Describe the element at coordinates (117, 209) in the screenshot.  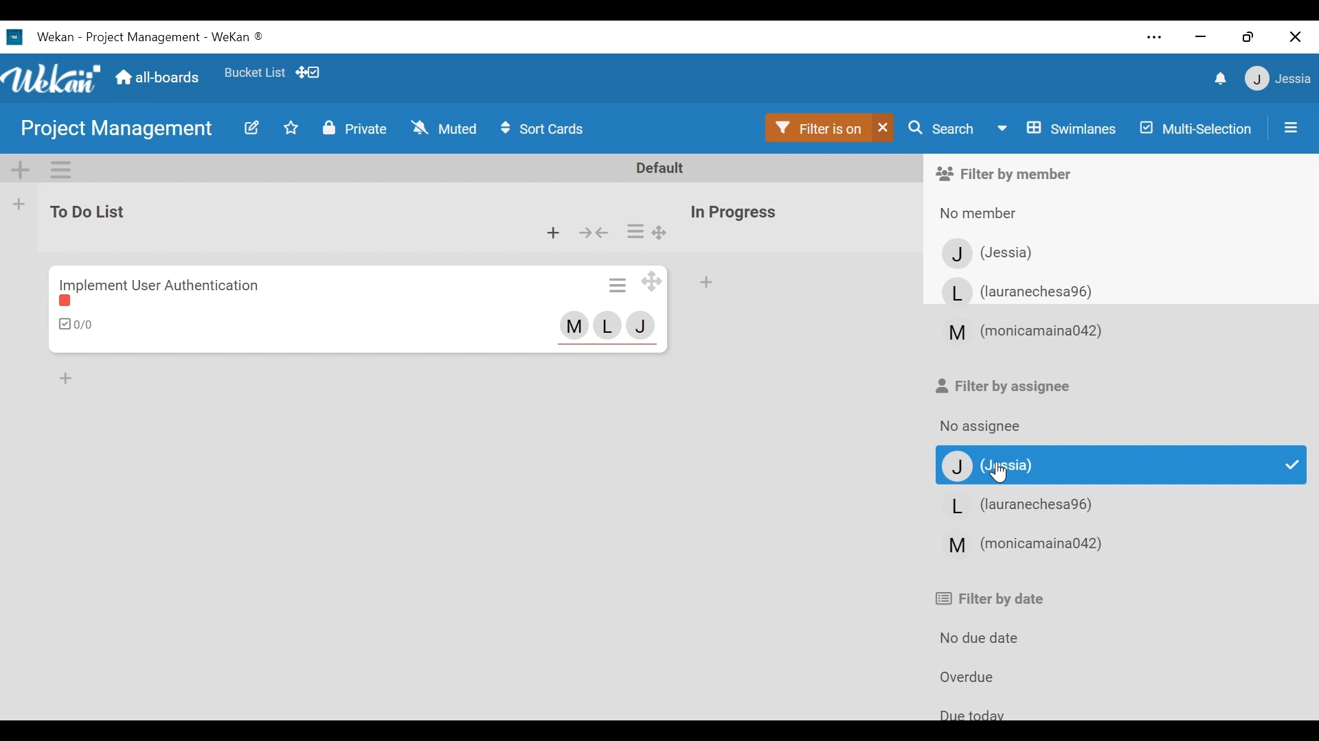
I see `to do List` at that location.